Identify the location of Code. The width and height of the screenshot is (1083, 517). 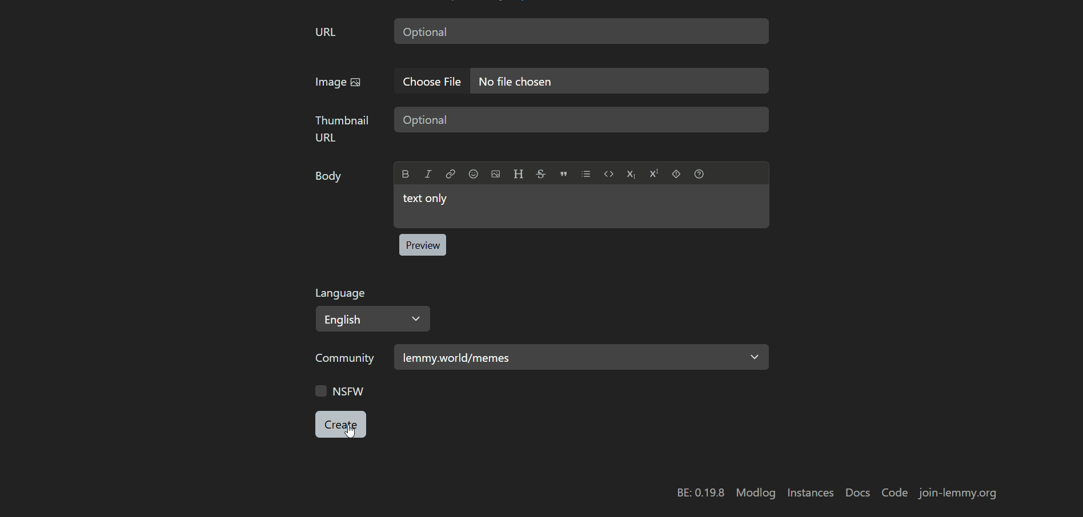
(609, 173).